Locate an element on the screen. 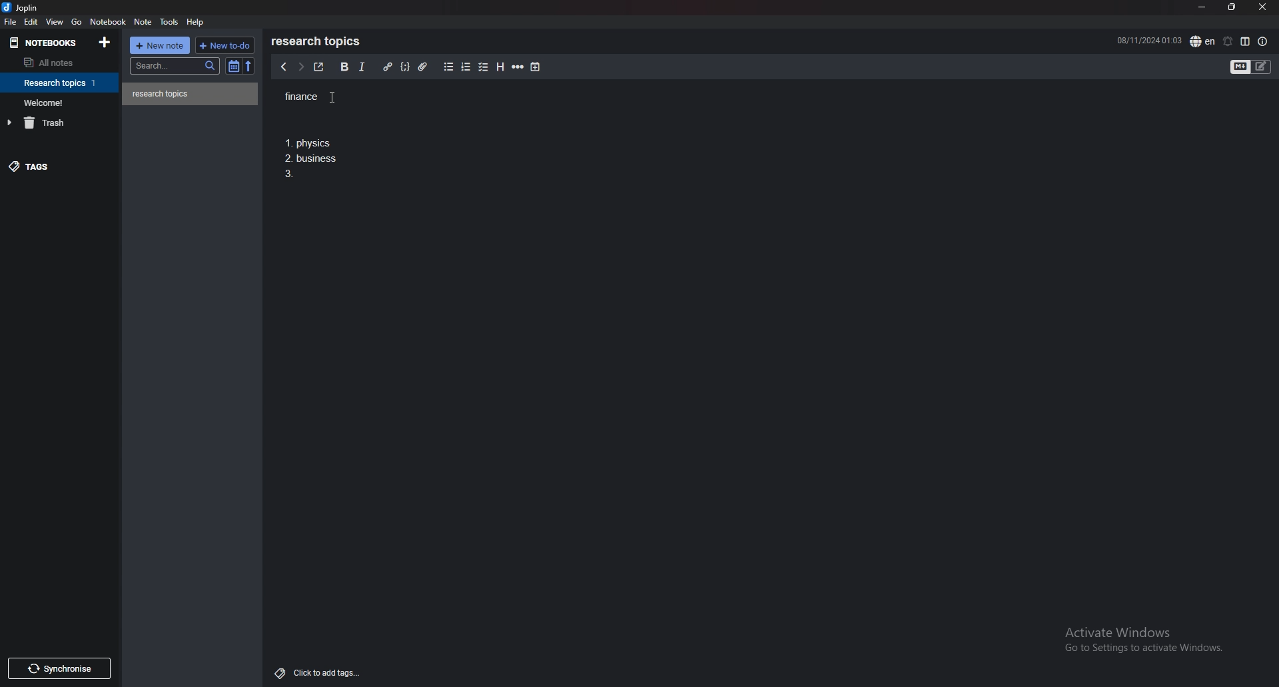 The height and width of the screenshot is (687, 1279). add time is located at coordinates (536, 67).